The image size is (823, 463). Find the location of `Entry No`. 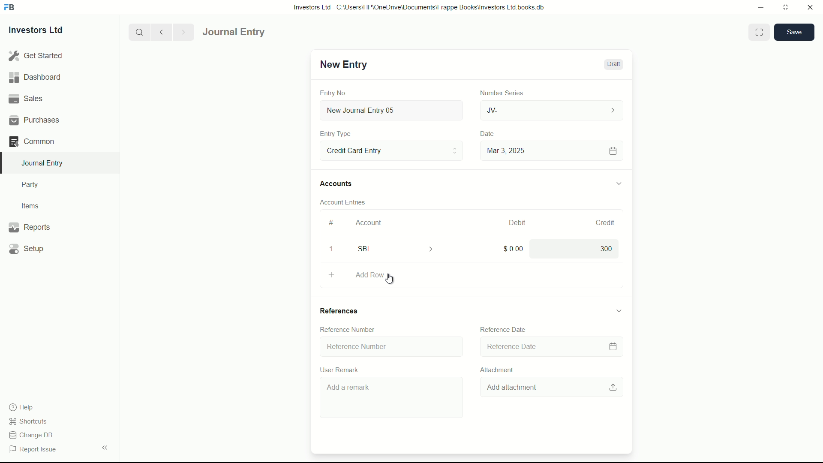

Entry No is located at coordinates (334, 92).